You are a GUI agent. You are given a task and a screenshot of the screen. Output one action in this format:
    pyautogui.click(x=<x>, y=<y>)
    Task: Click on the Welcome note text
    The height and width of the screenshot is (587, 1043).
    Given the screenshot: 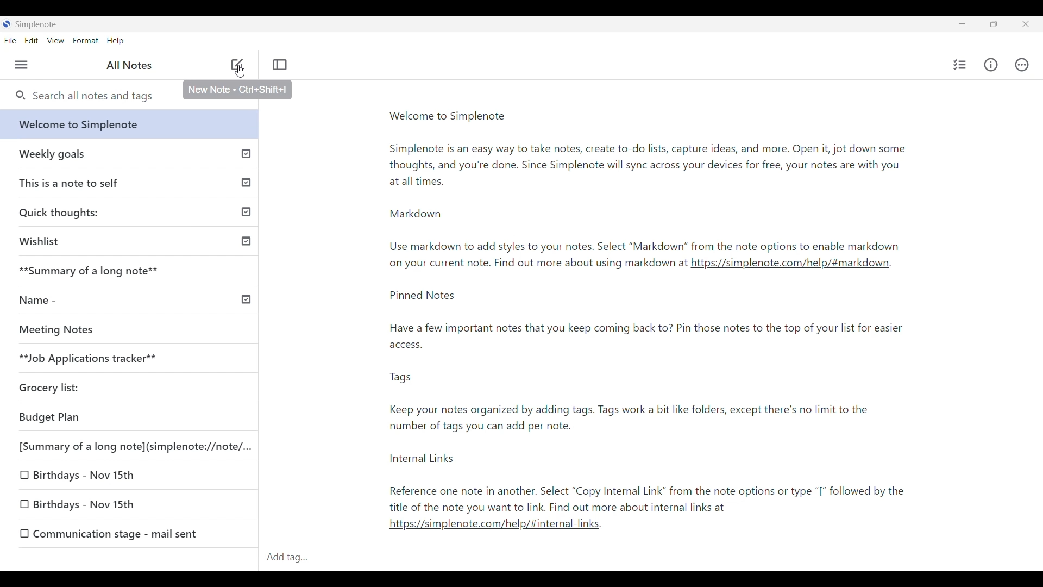 What is the action you would take?
    pyautogui.click(x=646, y=179)
    